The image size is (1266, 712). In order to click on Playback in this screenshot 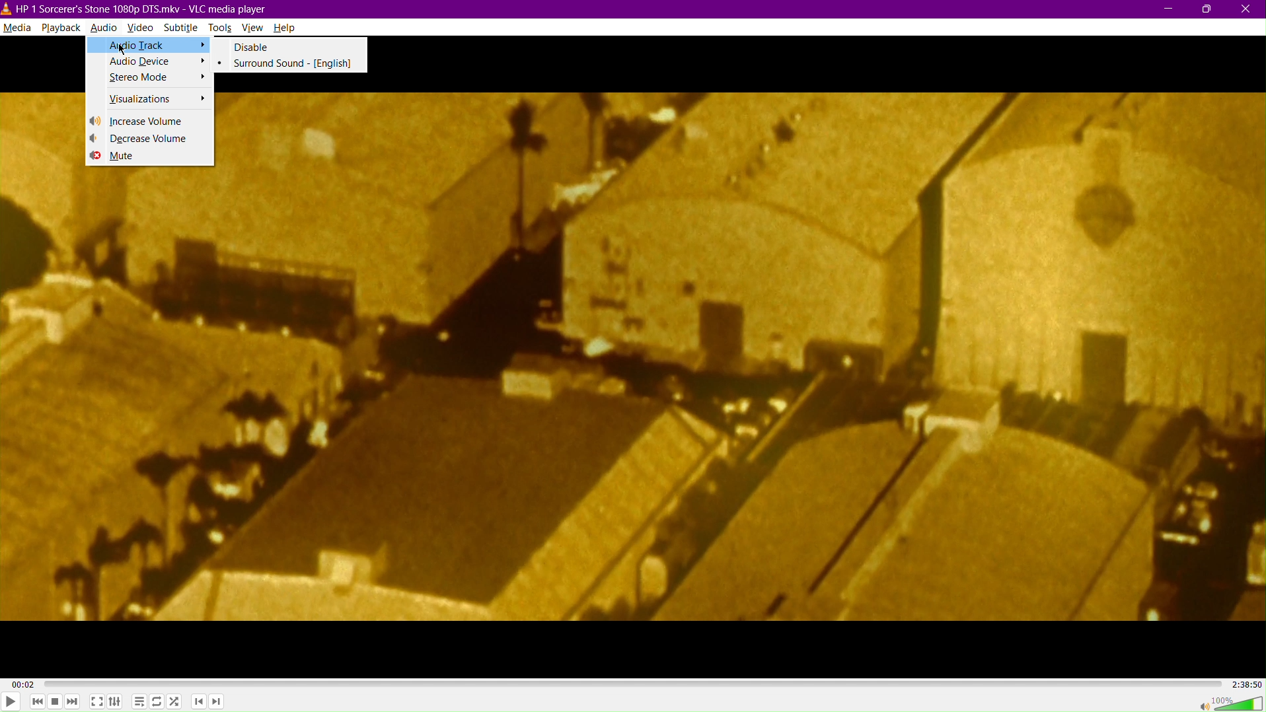, I will do `click(61, 28)`.